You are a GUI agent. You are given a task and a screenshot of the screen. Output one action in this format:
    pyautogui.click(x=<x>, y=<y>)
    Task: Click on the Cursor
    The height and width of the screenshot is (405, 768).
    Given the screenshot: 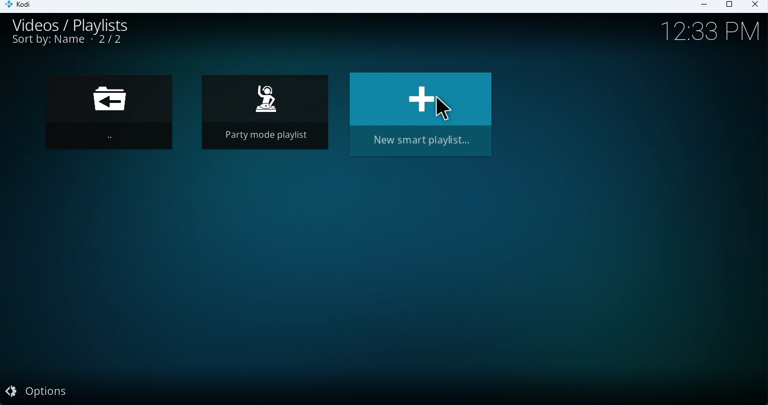 What is the action you would take?
    pyautogui.click(x=443, y=110)
    